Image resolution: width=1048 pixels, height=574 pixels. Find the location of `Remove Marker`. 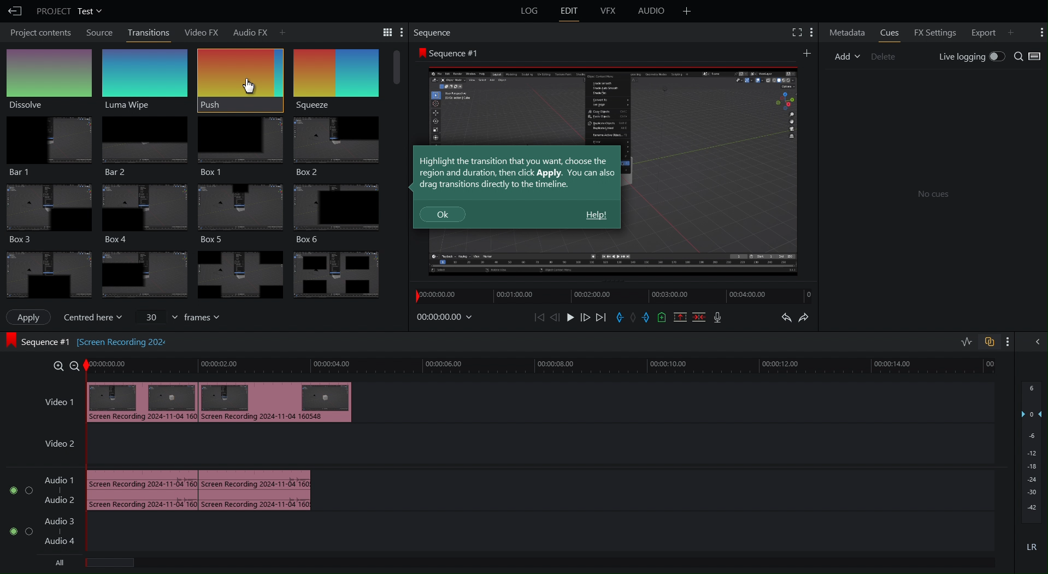

Remove Marker is located at coordinates (635, 318).